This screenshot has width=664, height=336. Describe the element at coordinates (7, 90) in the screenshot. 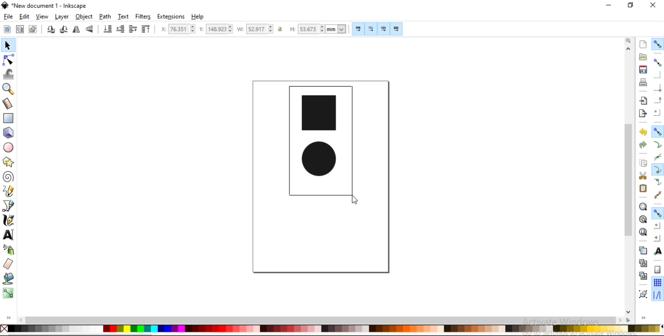

I see `zoom in or out` at that location.